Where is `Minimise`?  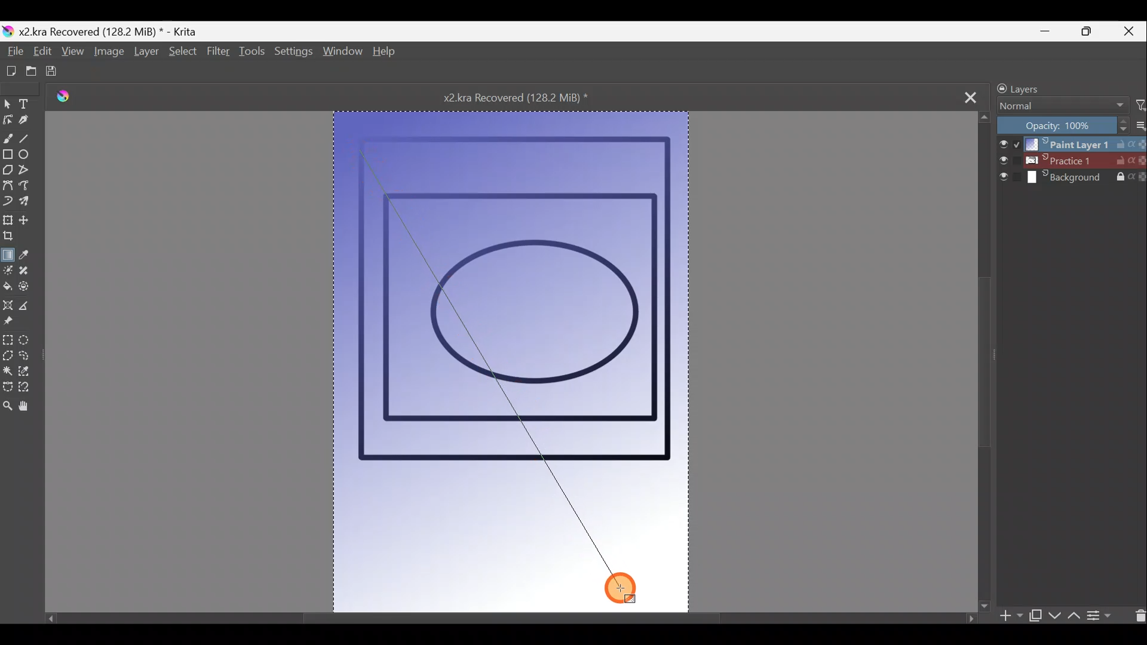 Minimise is located at coordinates (1051, 31).